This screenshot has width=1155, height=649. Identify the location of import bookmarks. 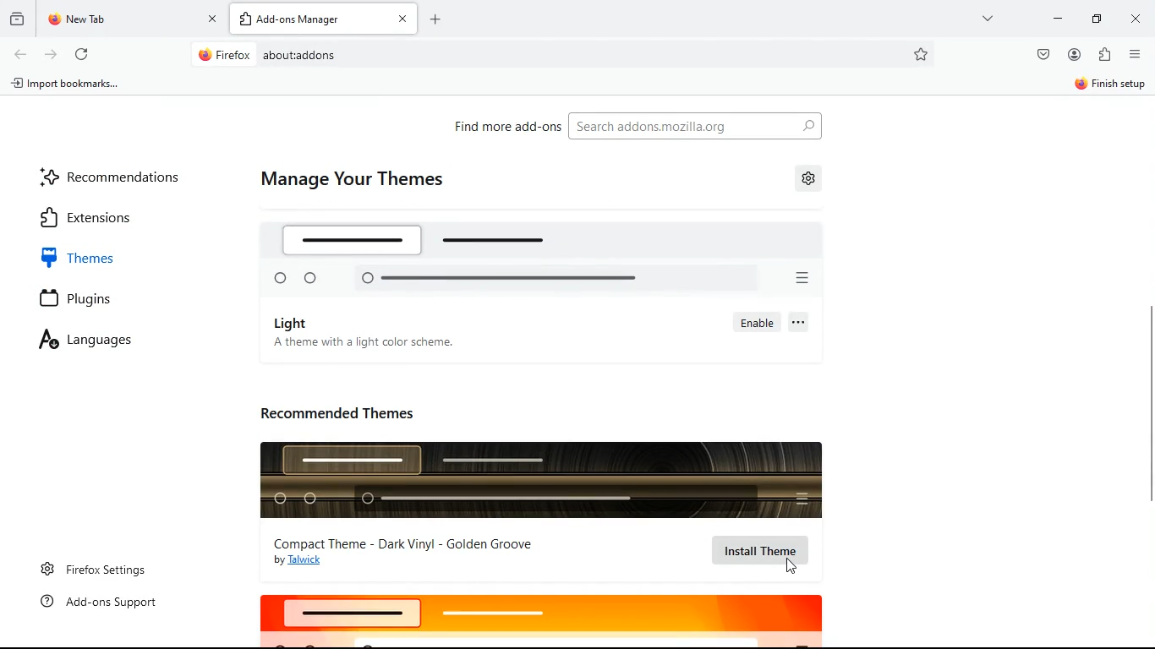
(71, 85).